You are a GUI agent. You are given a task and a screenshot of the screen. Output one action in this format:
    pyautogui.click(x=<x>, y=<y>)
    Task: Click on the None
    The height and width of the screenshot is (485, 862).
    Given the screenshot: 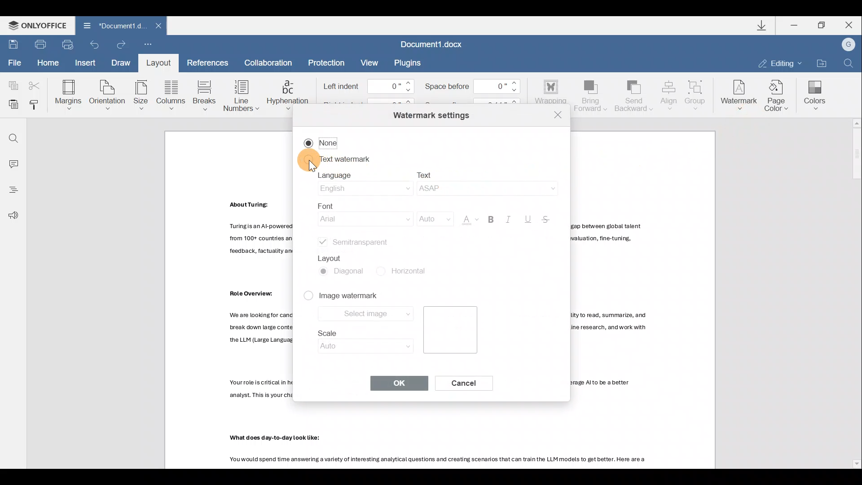 What is the action you would take?
    pyautogui.click(x=328, y=141)
    